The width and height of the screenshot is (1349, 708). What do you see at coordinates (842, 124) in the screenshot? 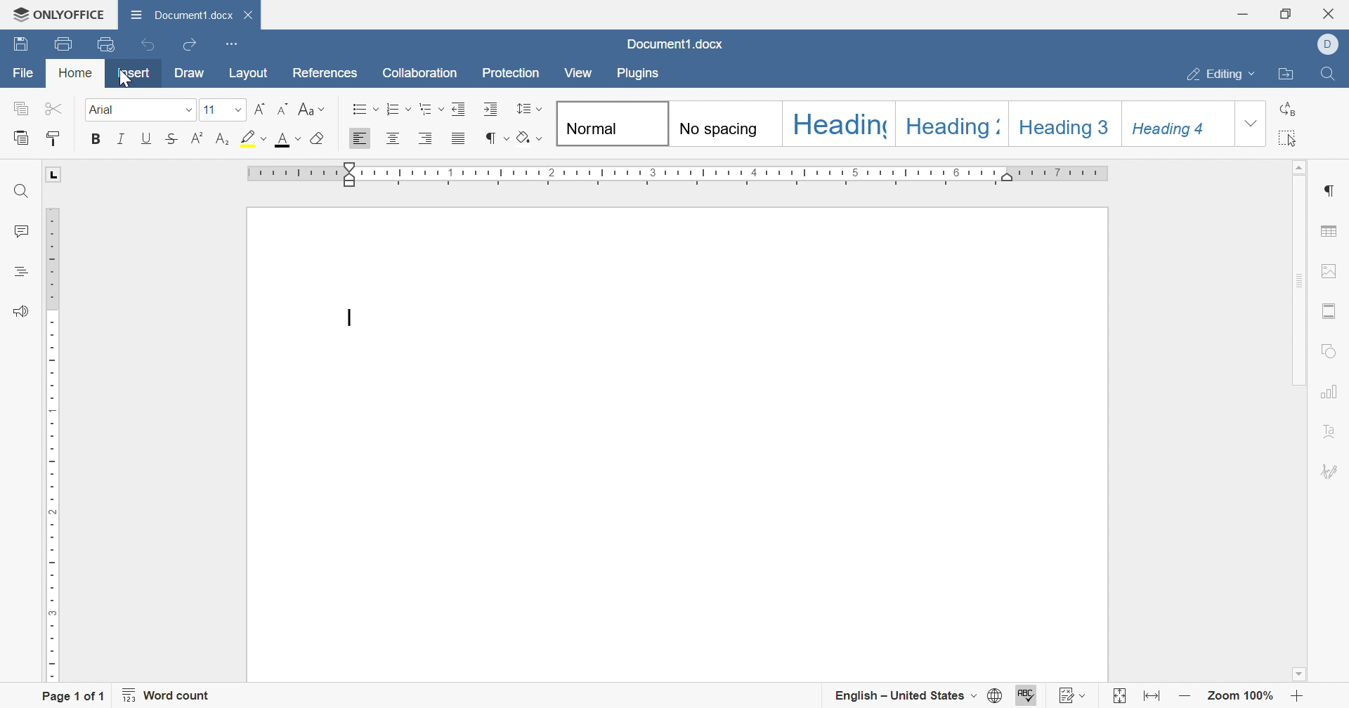
I see `Heading` at bounding box center [842, 124].